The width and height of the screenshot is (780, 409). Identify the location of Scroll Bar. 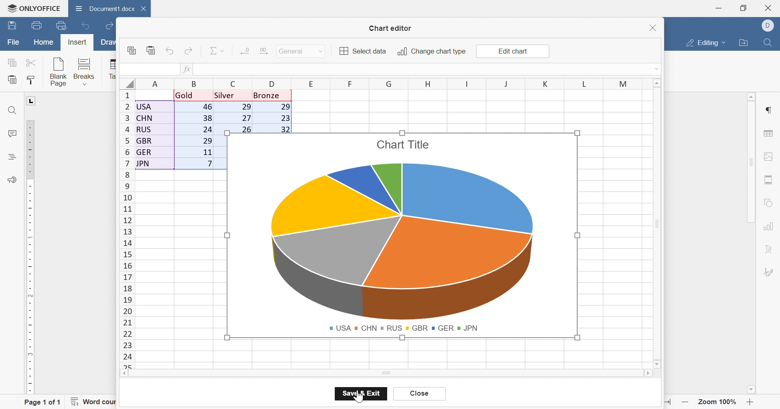
(751, 162).